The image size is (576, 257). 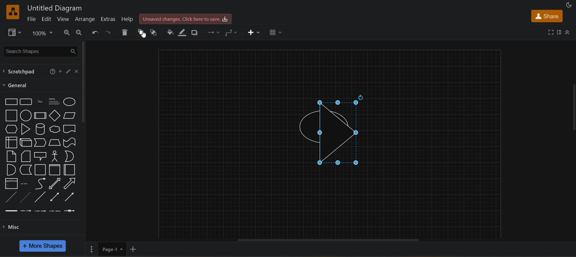 I want to click on to front, so click(x=140, y=32).